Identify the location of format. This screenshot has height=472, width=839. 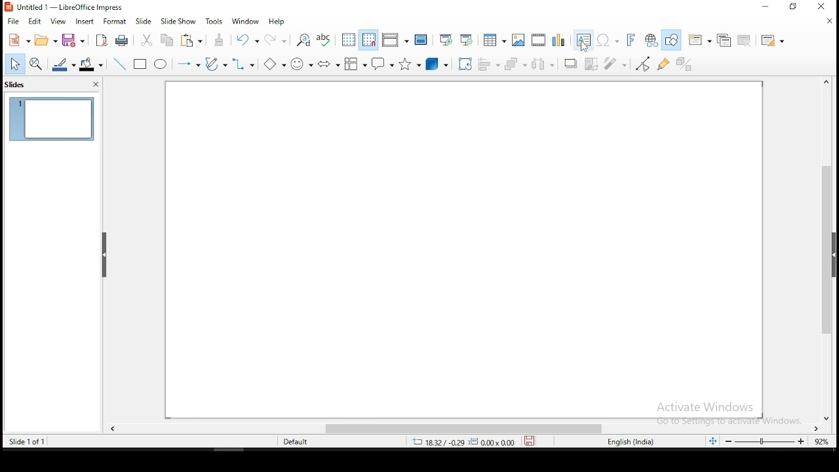
(115, 21).